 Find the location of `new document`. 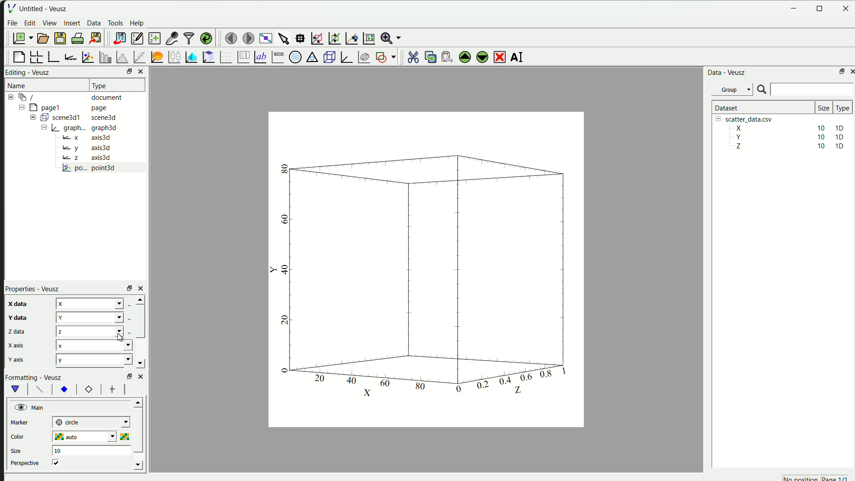

new document is located at coordinates (20, 37).